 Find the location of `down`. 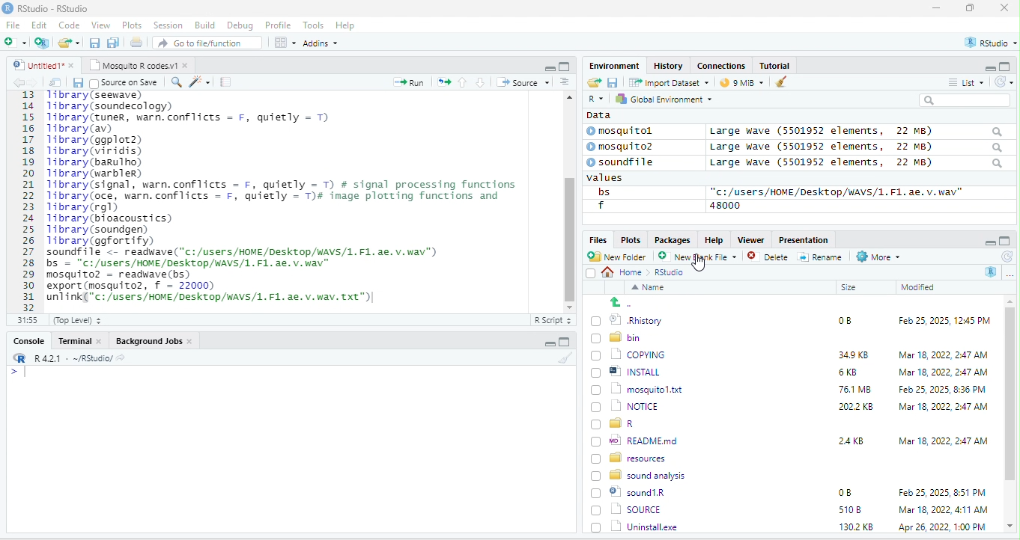

down is located at coordinates (481, 82).